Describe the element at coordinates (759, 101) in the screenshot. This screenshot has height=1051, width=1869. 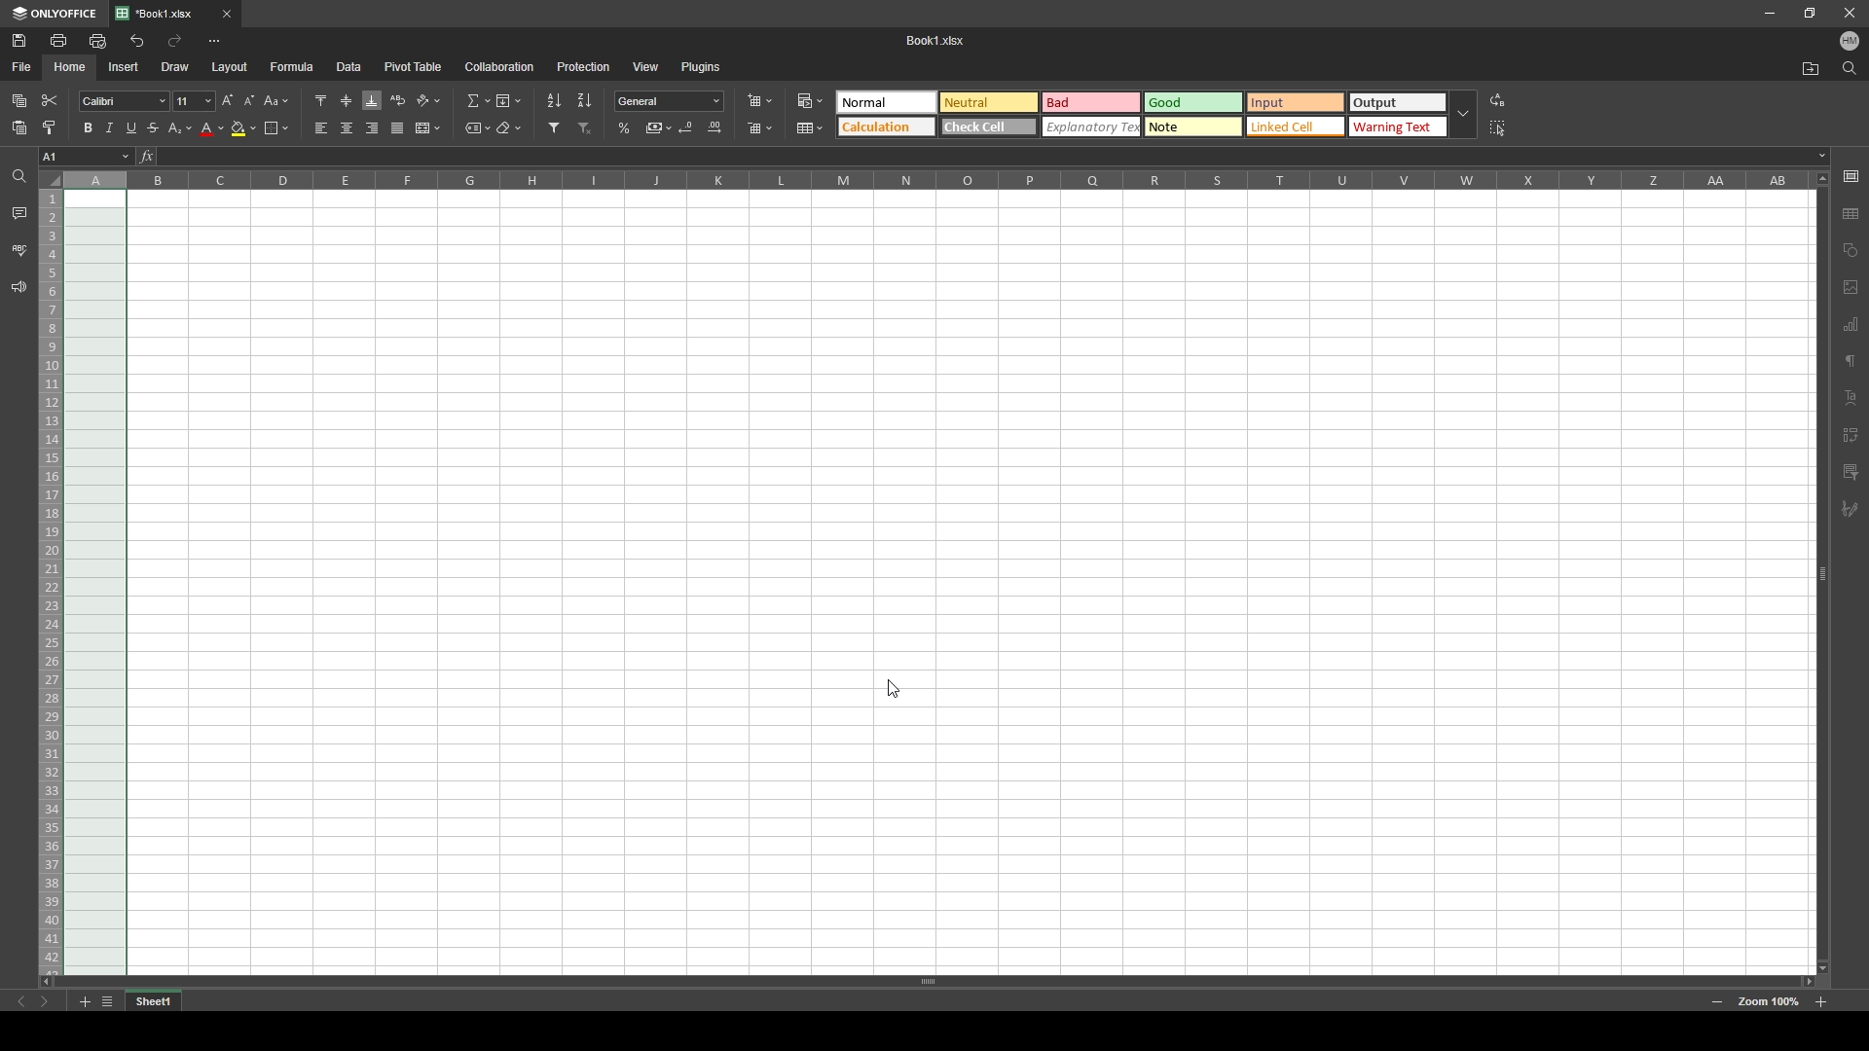
I see `insert cells` at that location.